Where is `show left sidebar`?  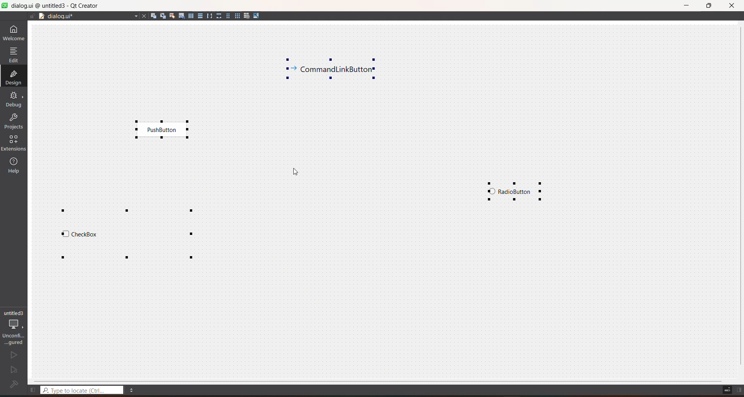 show left sidebar is located at coordinates (34, 390).